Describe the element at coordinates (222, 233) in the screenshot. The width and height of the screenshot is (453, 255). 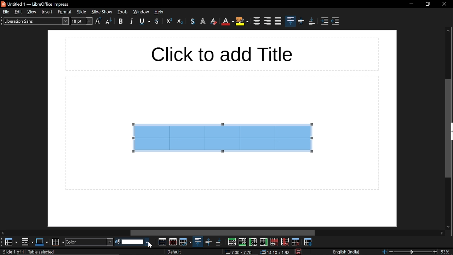
I see `horizontal scrollbar` at that location.